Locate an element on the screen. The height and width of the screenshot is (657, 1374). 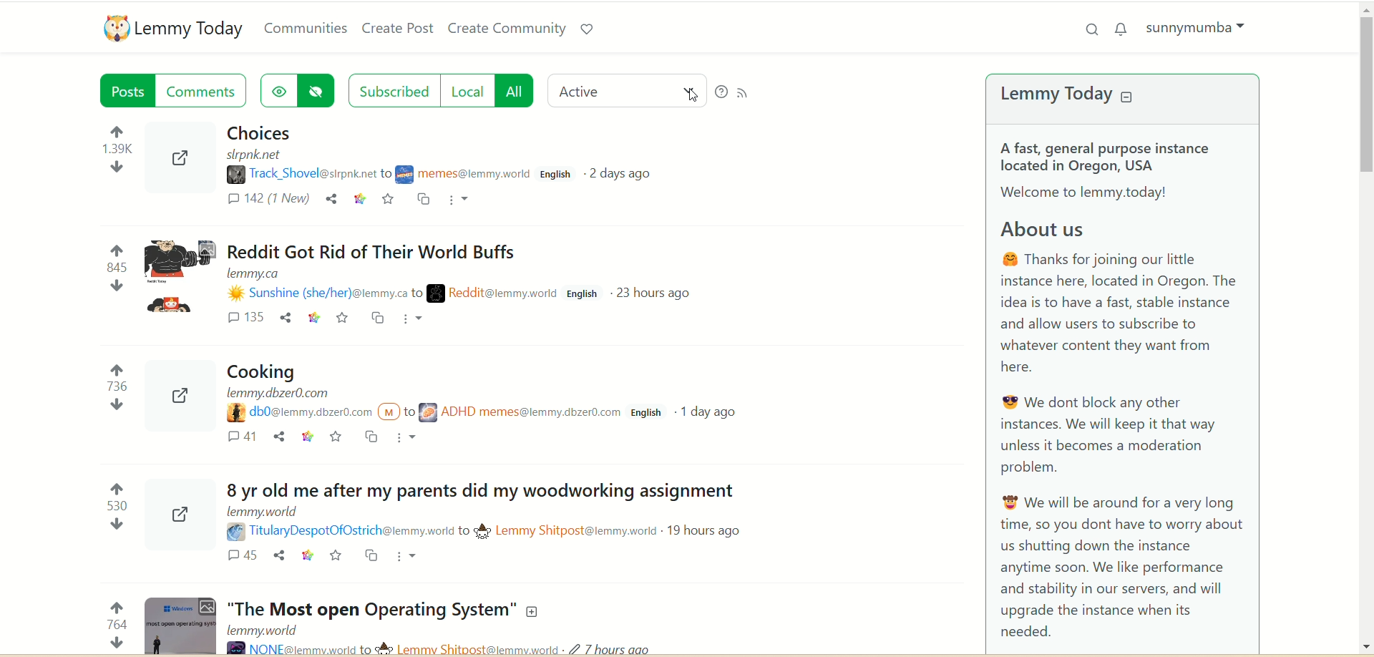
support lemmy is located at coordinates (586, 29).